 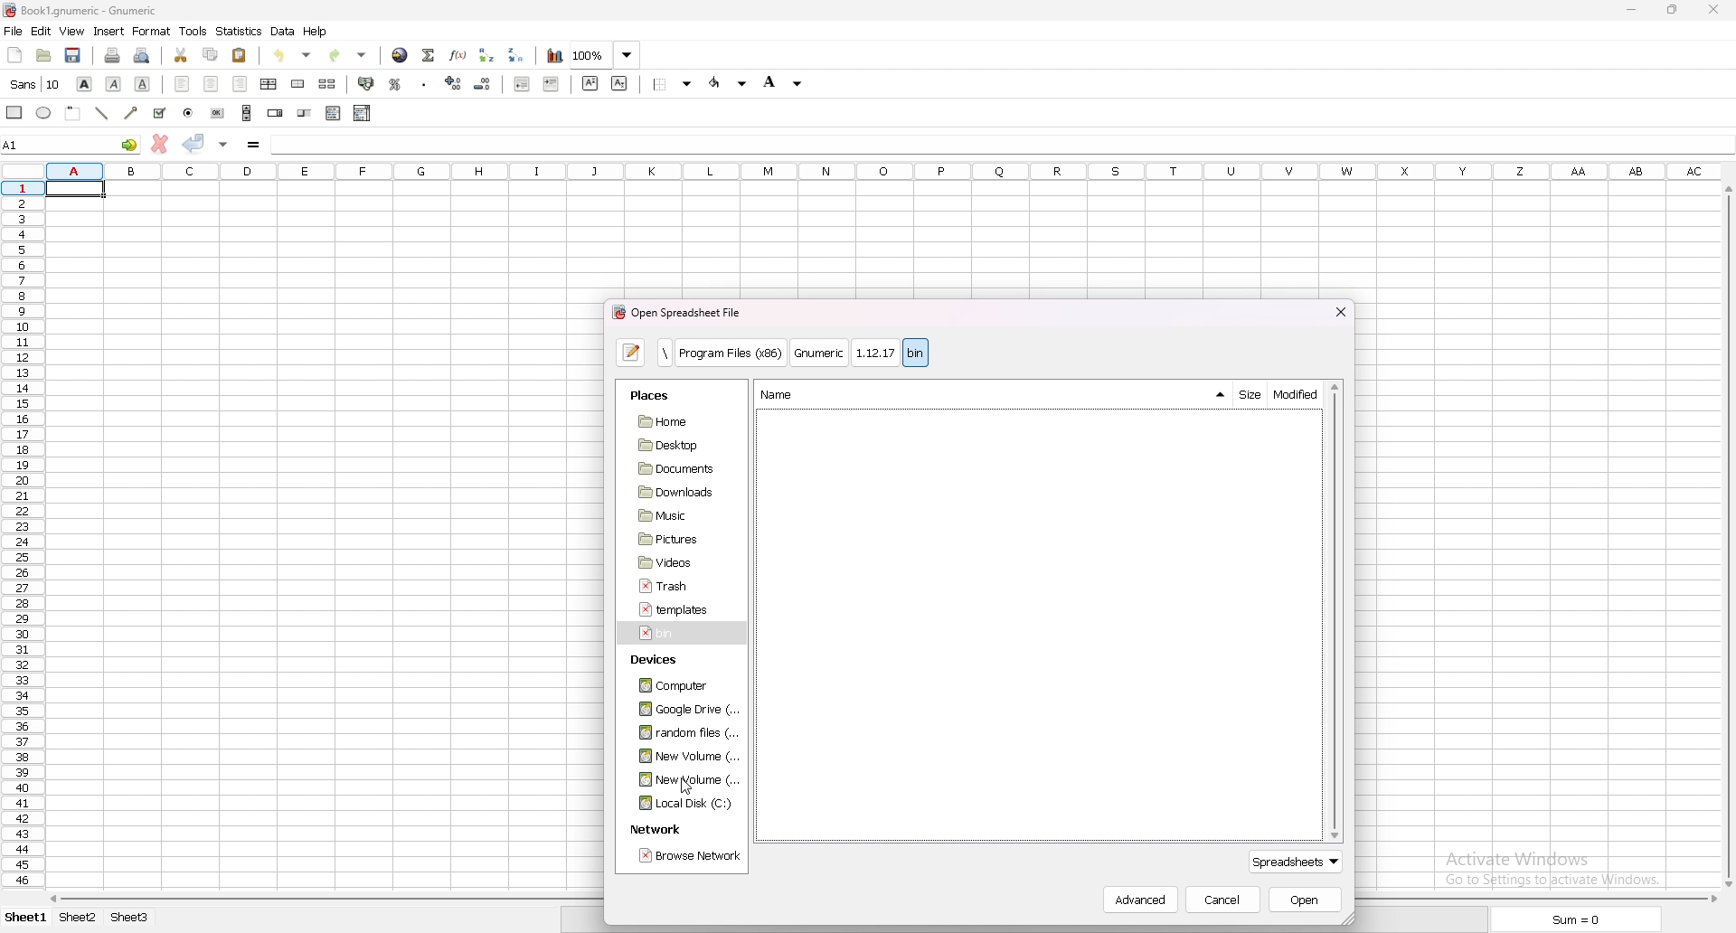 What do you see at coordinates (673, 493) in the screenshot?
I see `downloads` at bounding box center [673, 493].